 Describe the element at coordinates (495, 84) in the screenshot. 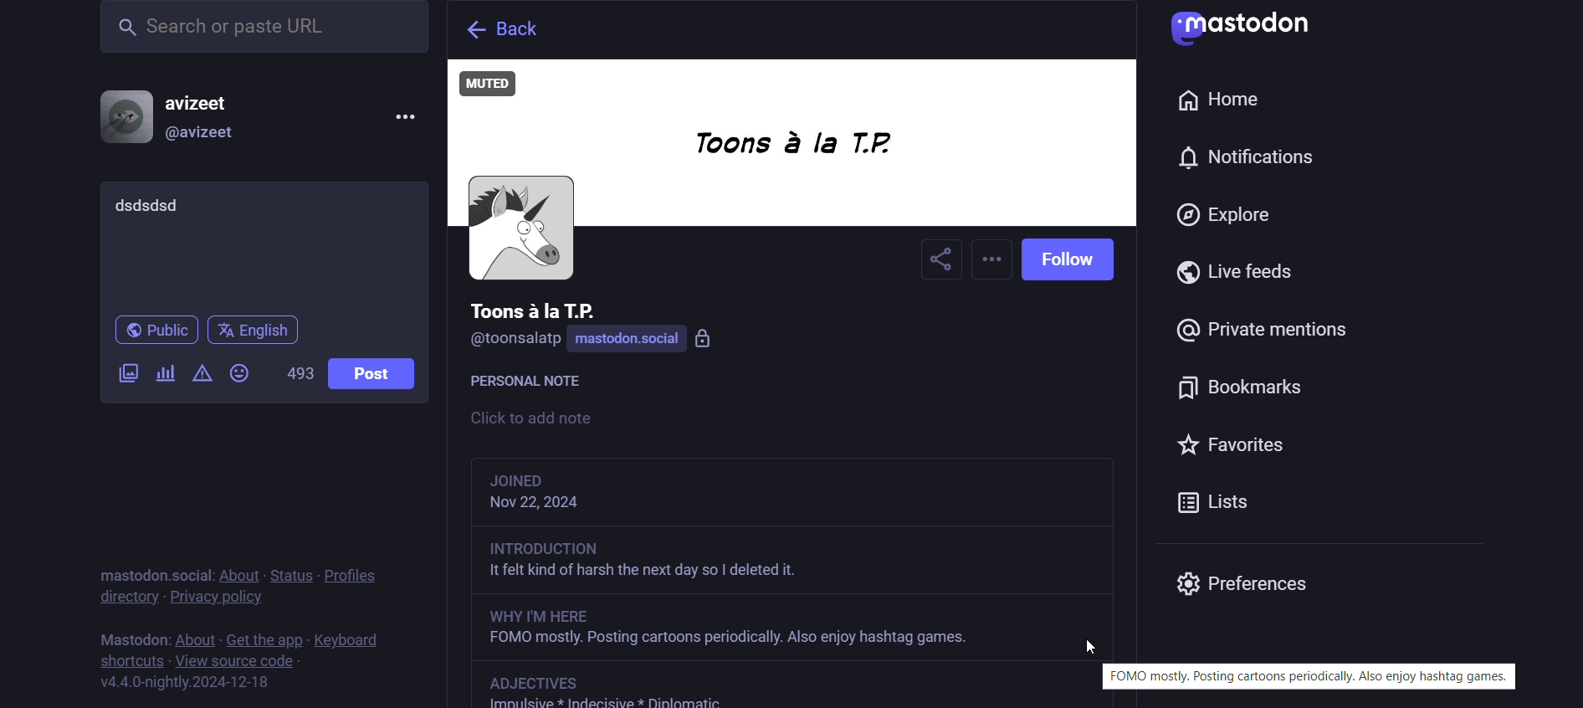

I see `User Muted` at that location.